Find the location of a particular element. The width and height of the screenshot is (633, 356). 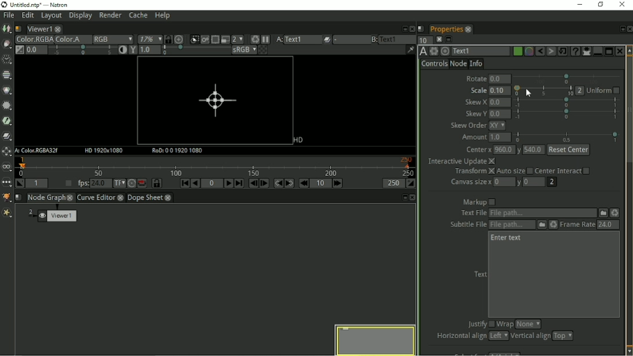

Enter text is located at coordinates (508, 239).